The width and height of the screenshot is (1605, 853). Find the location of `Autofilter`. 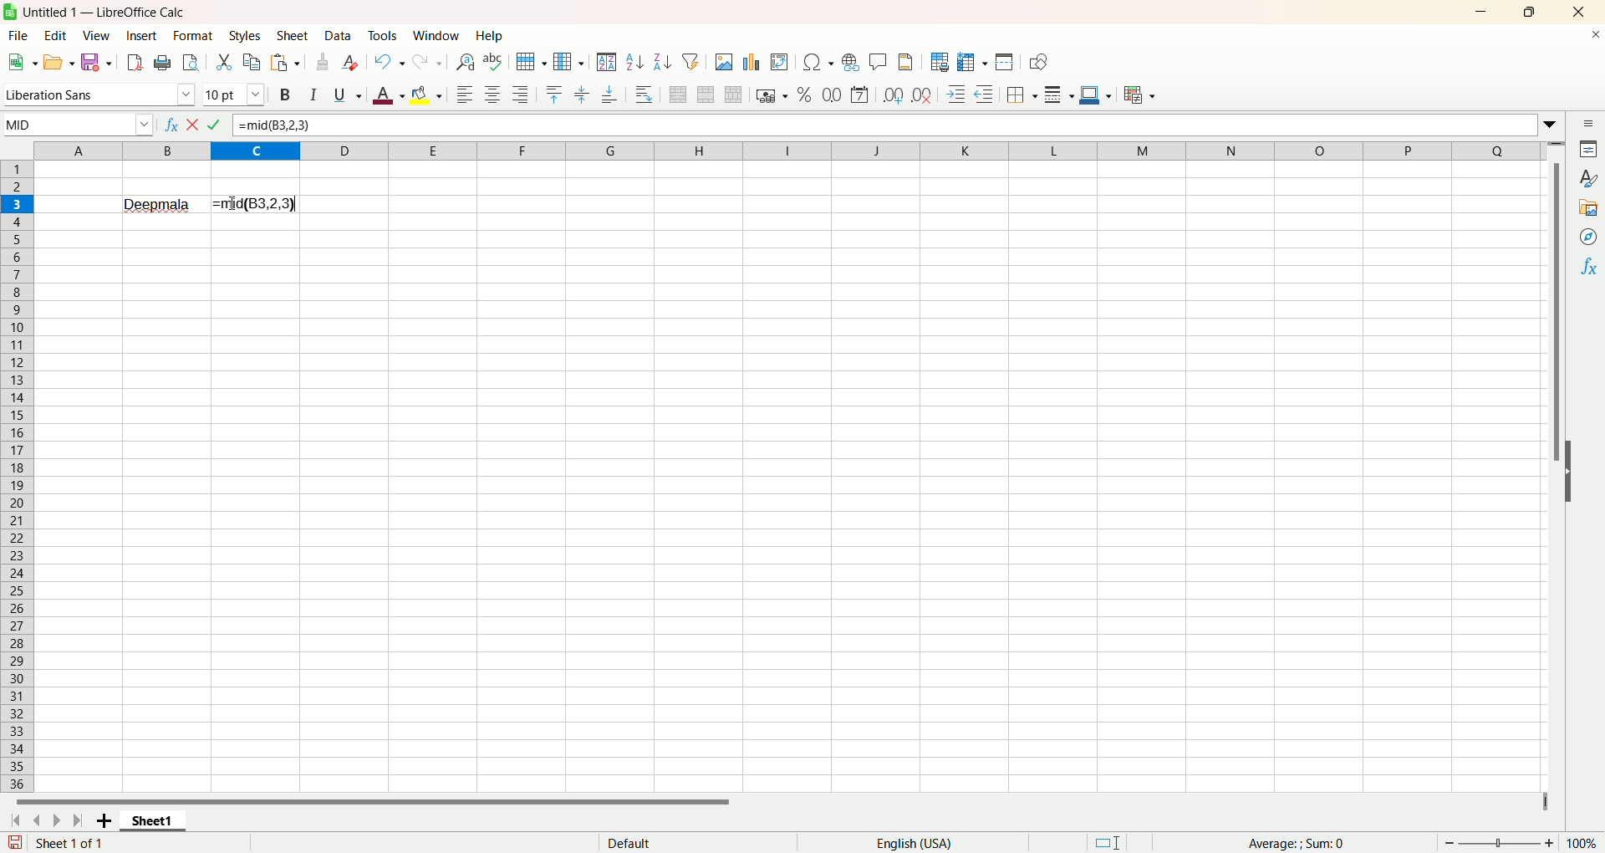

Autofilter is located at coordinates (690, 60).